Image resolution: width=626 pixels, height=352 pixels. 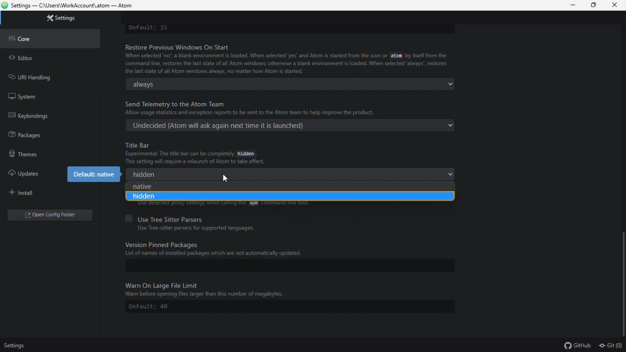 What do you see at coordinates (287, 188) in the screenshot?
I see `native` at bounding box center [287, 188].